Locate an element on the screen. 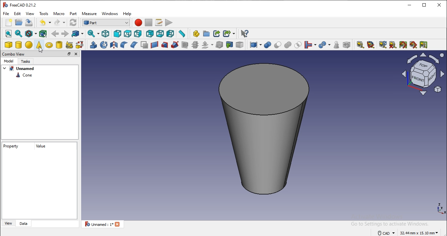 The width and height of the screenshot is (447, 236). unnamed is located at coordinates (102, 224).